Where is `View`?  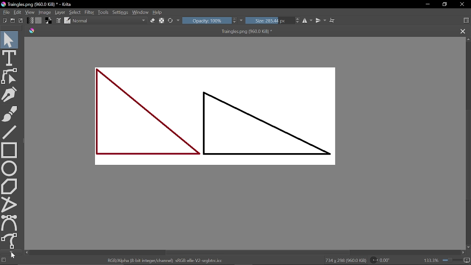 View is located at coordinates (30, 12).